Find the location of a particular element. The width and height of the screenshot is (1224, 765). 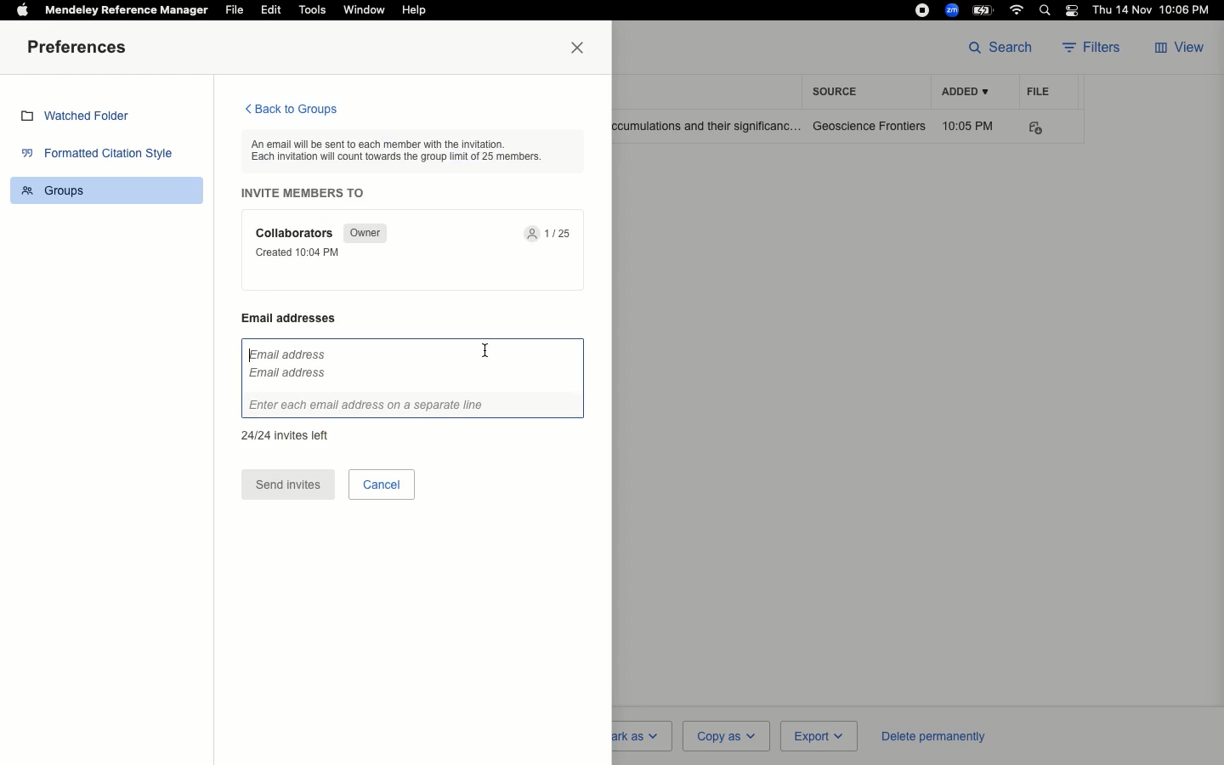

Formatted citation style is located at coordinates (102, 156).